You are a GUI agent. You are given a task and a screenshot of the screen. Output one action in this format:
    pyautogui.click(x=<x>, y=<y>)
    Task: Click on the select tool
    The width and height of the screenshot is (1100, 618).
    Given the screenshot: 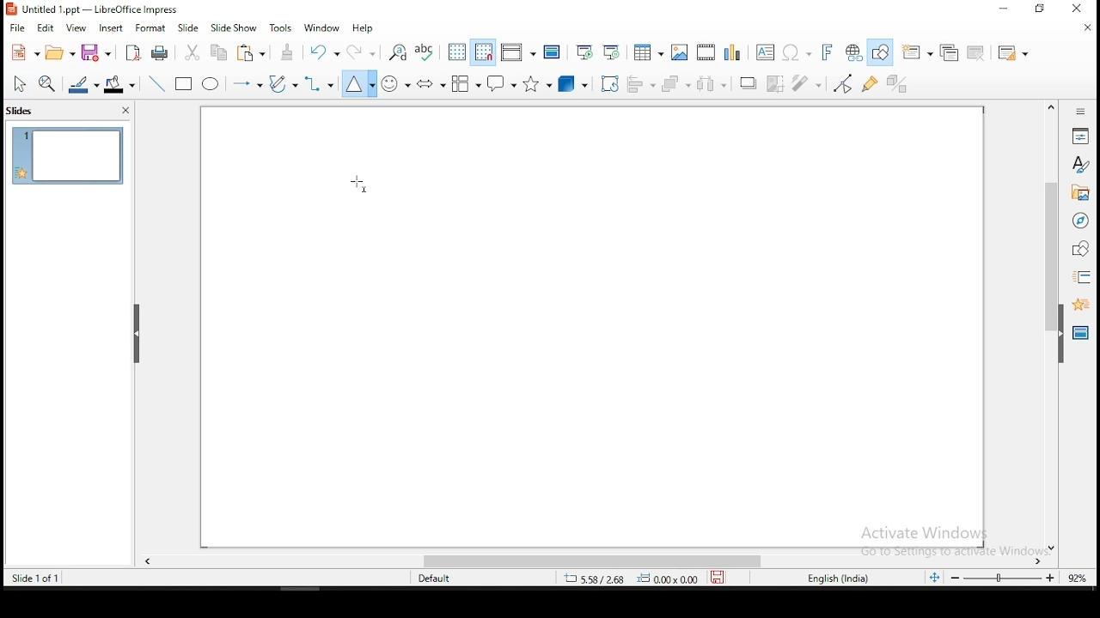 What is the action you would take?
    pyautogui.click(x=19, y=83)
    